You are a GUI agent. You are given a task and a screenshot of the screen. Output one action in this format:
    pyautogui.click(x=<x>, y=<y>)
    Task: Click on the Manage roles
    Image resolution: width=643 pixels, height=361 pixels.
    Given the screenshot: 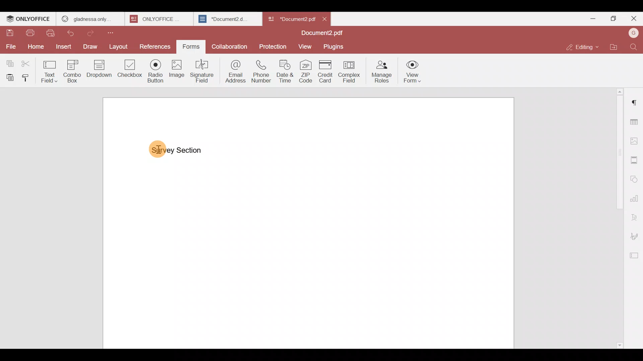 What is the action you would take?
    pyautogui.click(x=382, y=71)
    